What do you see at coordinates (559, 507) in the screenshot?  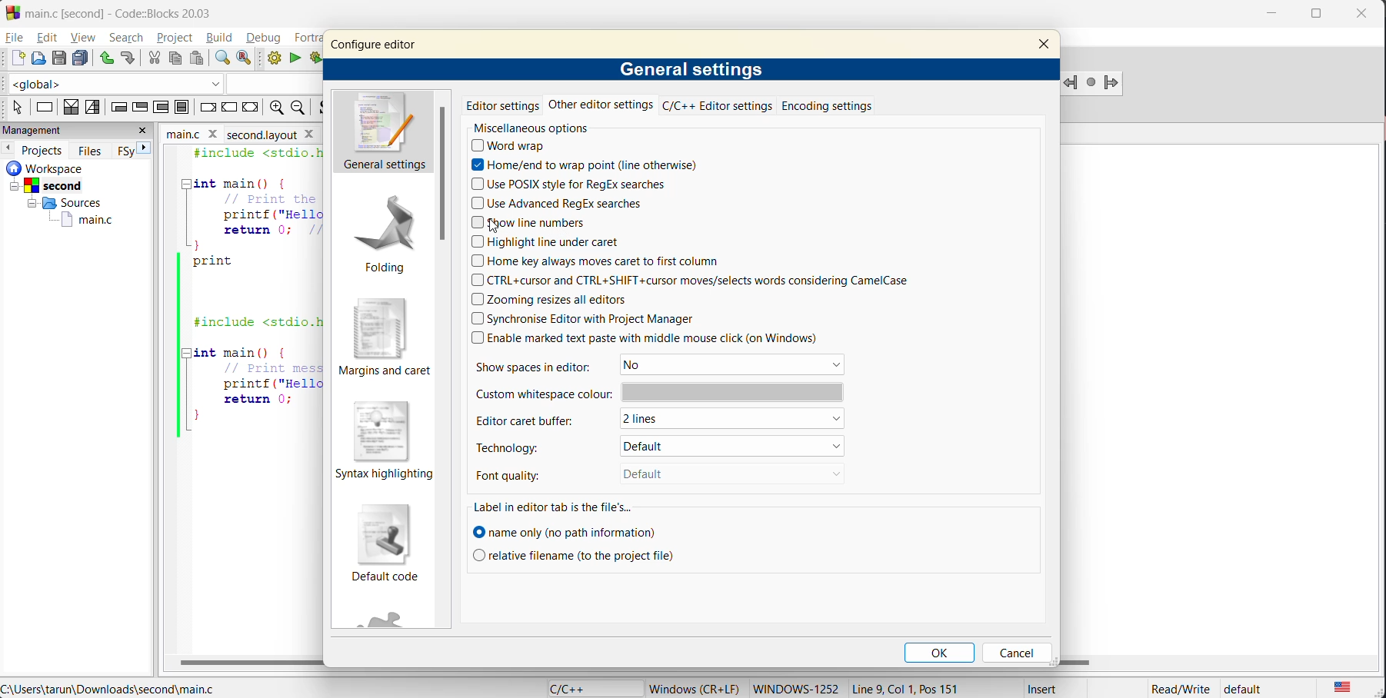 I see `label in editor tab is the file's` at bounding box center [559, 507].